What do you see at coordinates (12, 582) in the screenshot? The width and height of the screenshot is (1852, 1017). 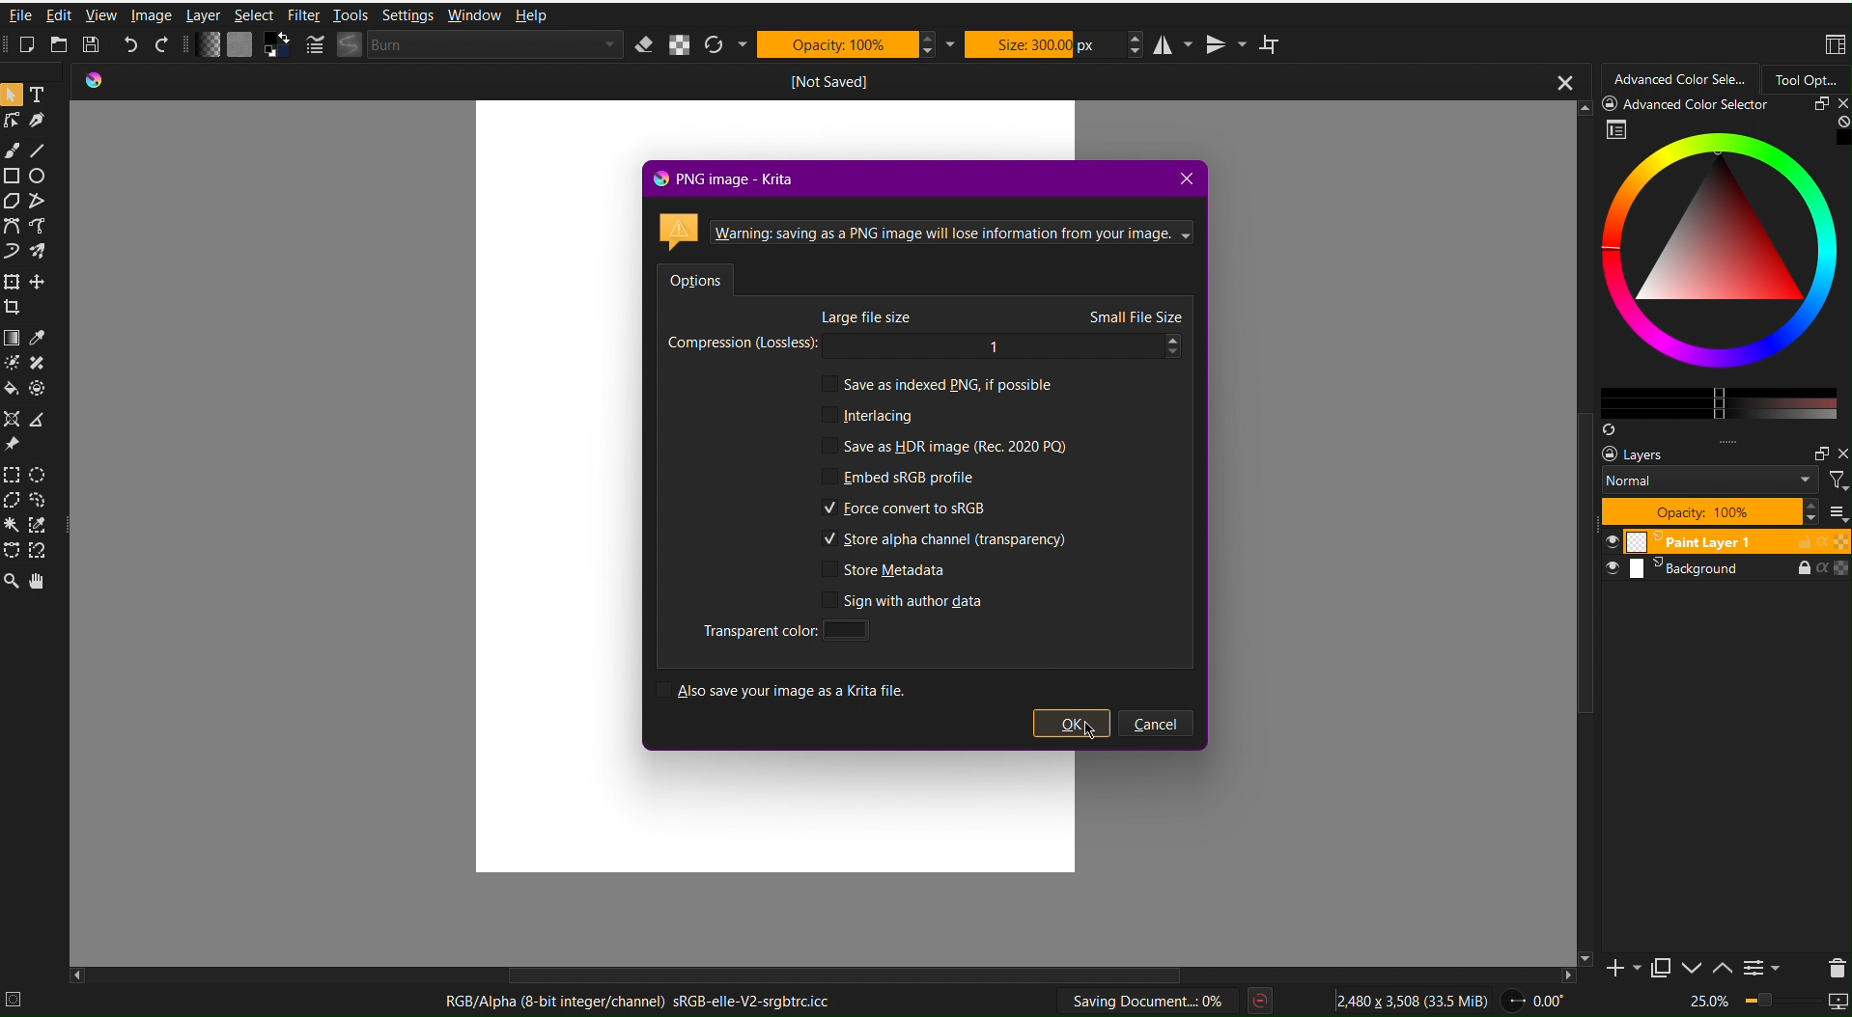 I see `Zoom` at bounding box center [12, 582].